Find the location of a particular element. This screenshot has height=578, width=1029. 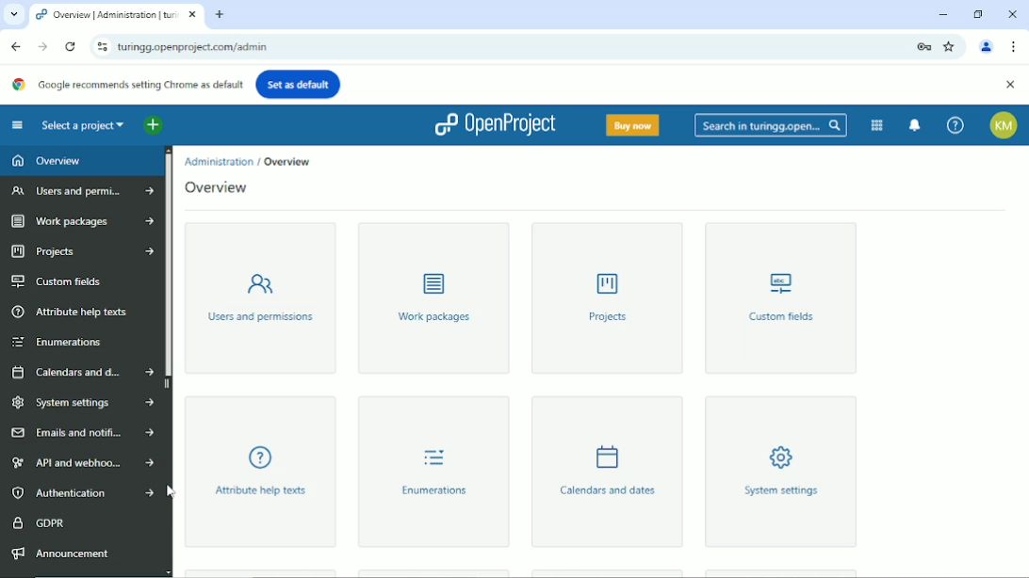

System settings is located at coordinates (82, 402).